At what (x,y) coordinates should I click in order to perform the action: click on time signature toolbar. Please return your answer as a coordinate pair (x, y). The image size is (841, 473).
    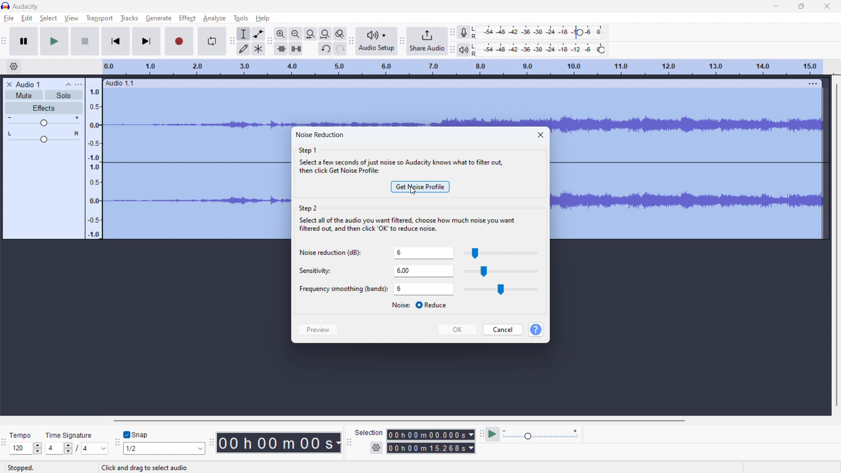
    Looking at the image, I should click on (4, 442).